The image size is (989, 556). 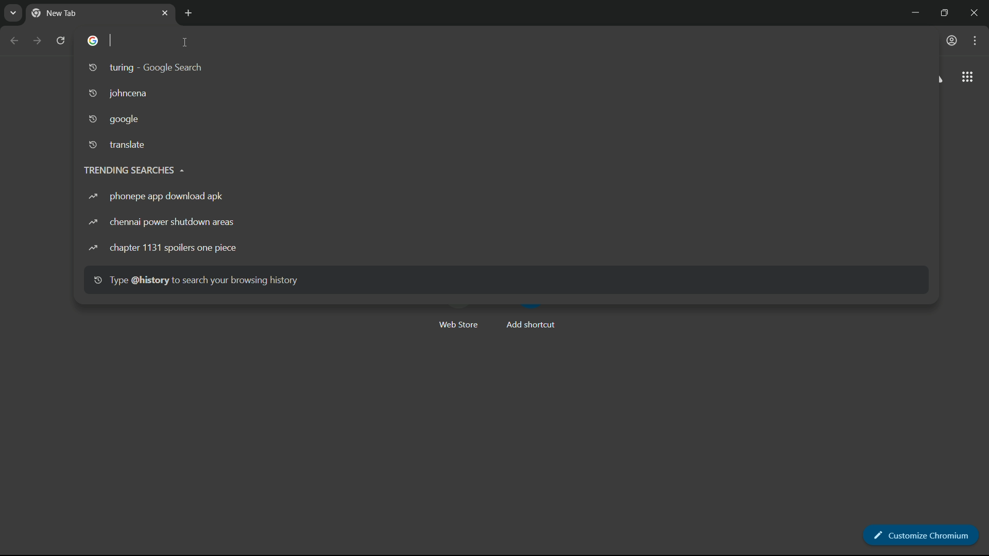 I want to click on close, so click(x=977, y=13).